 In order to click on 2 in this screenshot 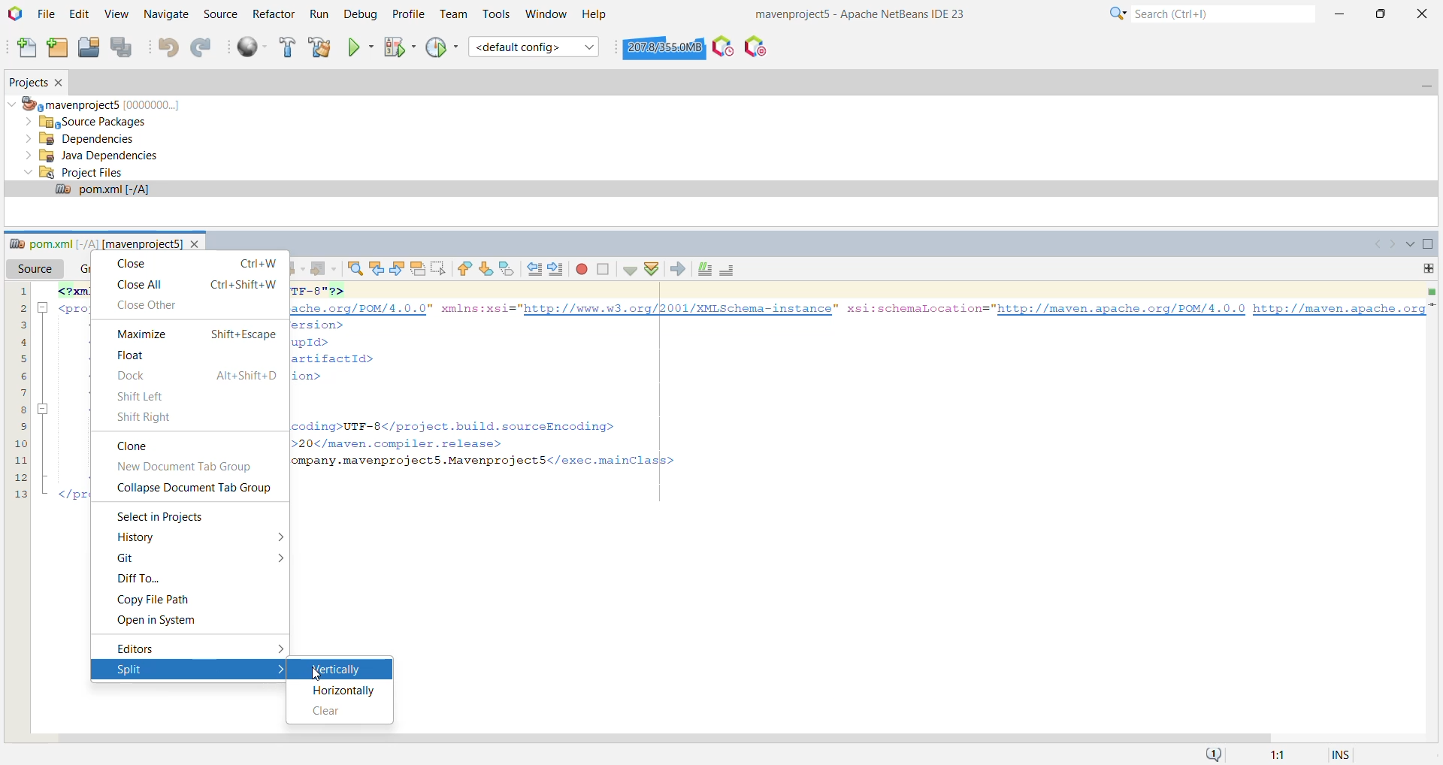, I will do `click(20, 308)`.